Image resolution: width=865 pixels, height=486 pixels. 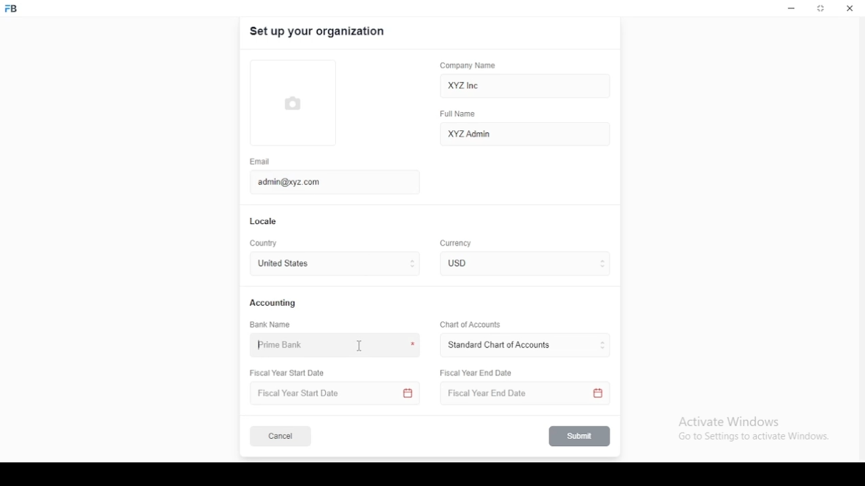 I want to click on email, so click(x=260, y=161).